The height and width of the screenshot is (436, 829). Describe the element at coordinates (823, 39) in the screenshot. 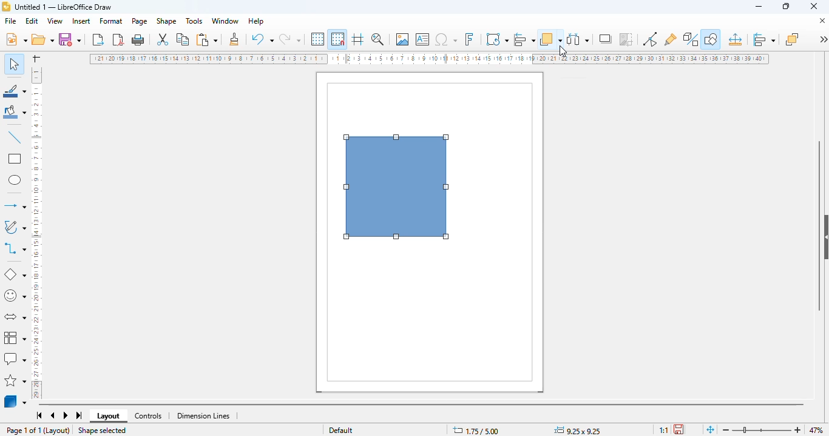

I see `more options` at that location.